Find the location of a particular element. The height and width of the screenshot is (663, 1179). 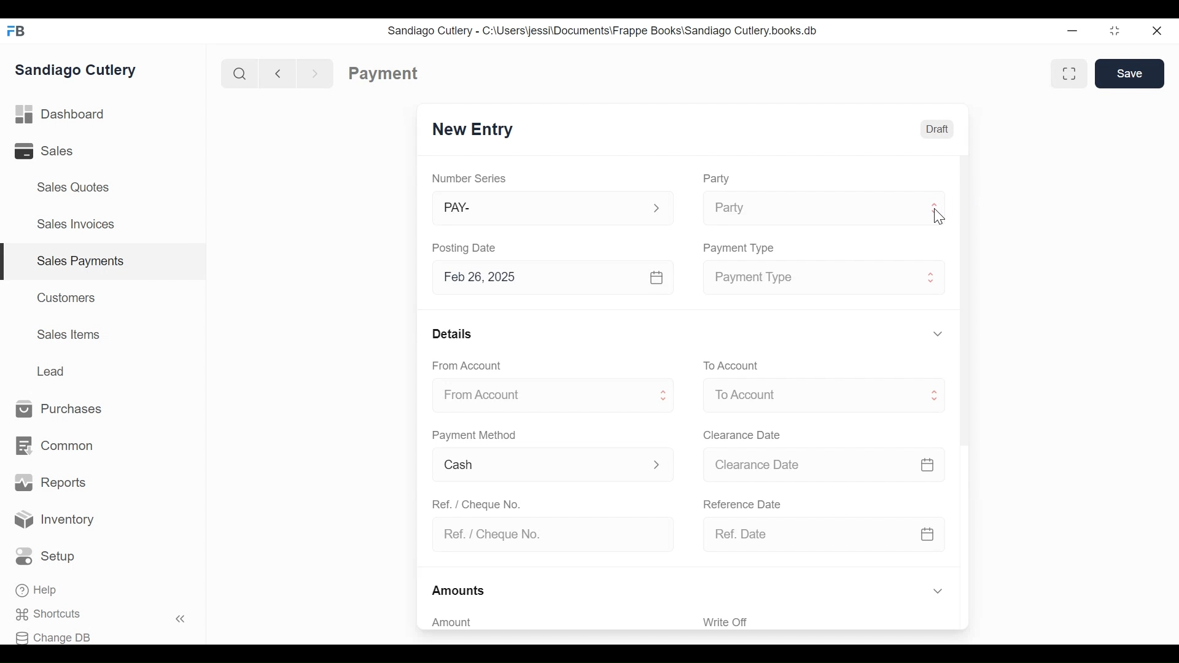

Purchases is located at coordinates (60, 409).